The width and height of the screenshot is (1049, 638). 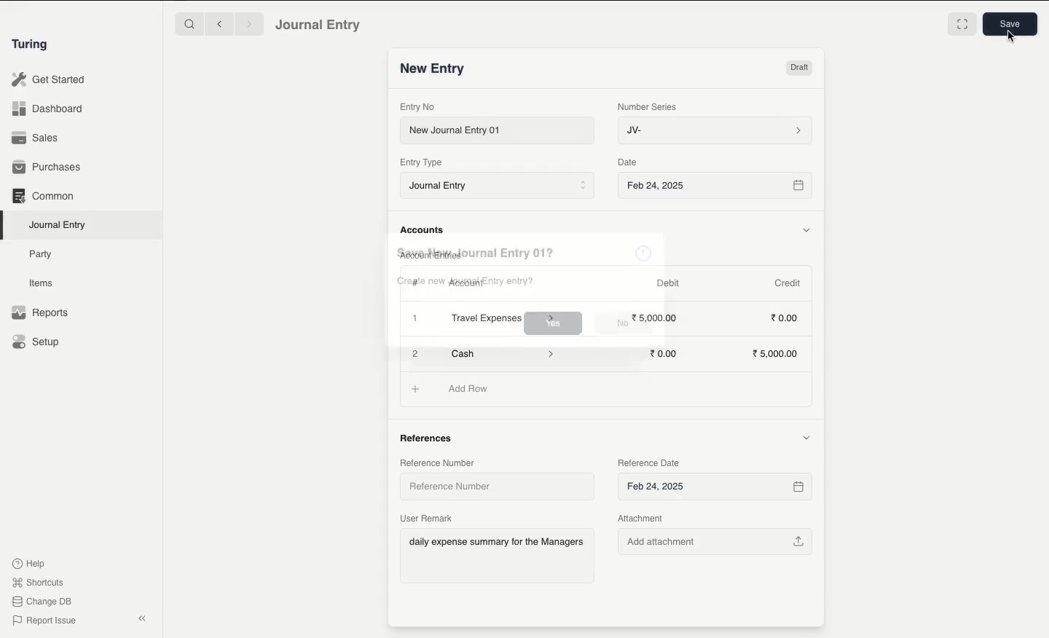 What do you see at coordinates (499, 353) in the screenshot?
I see `Cash` at bounding box center [499, 353].